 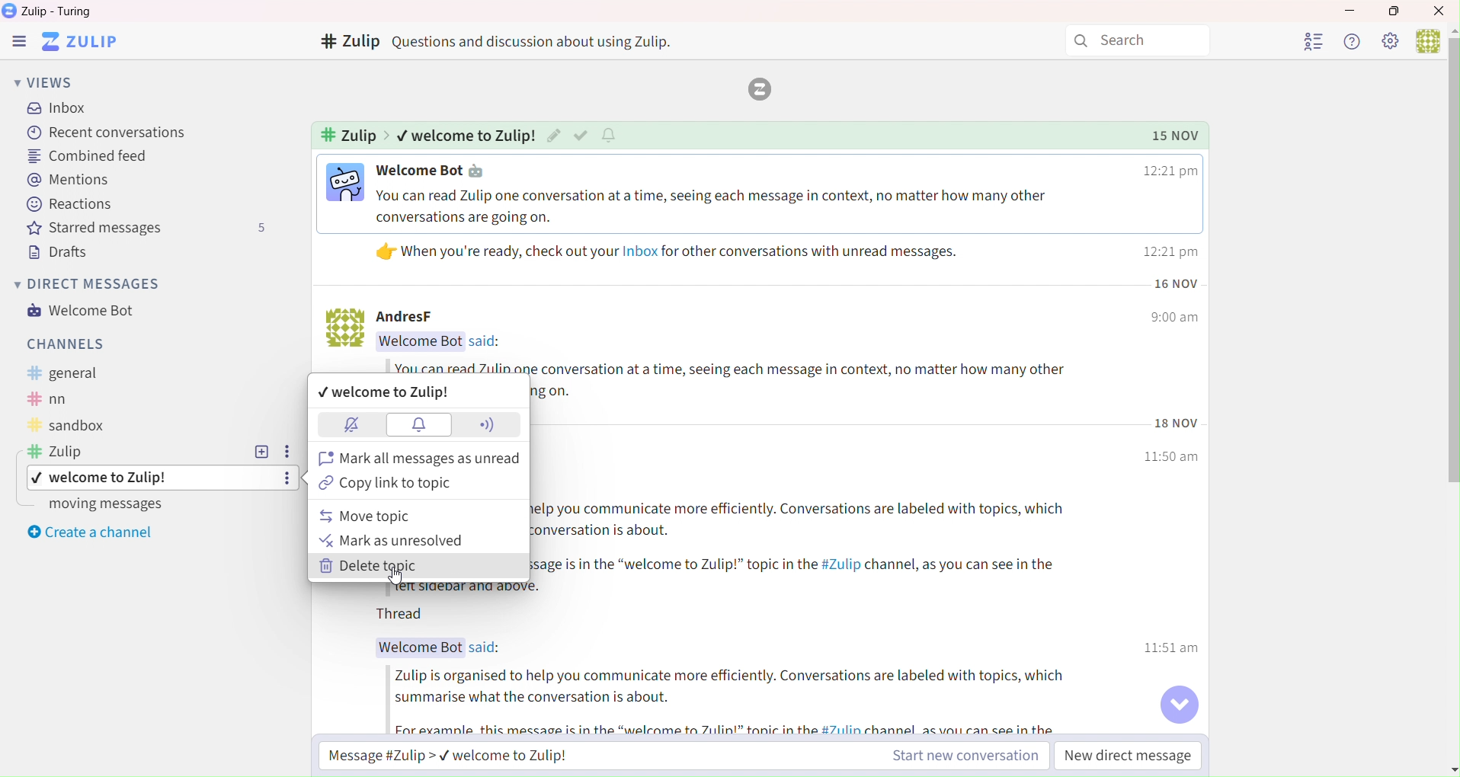 What do you see at coordinates (805, 576) in the screenshot?
I see `Text` at bounding box center [805, 576].